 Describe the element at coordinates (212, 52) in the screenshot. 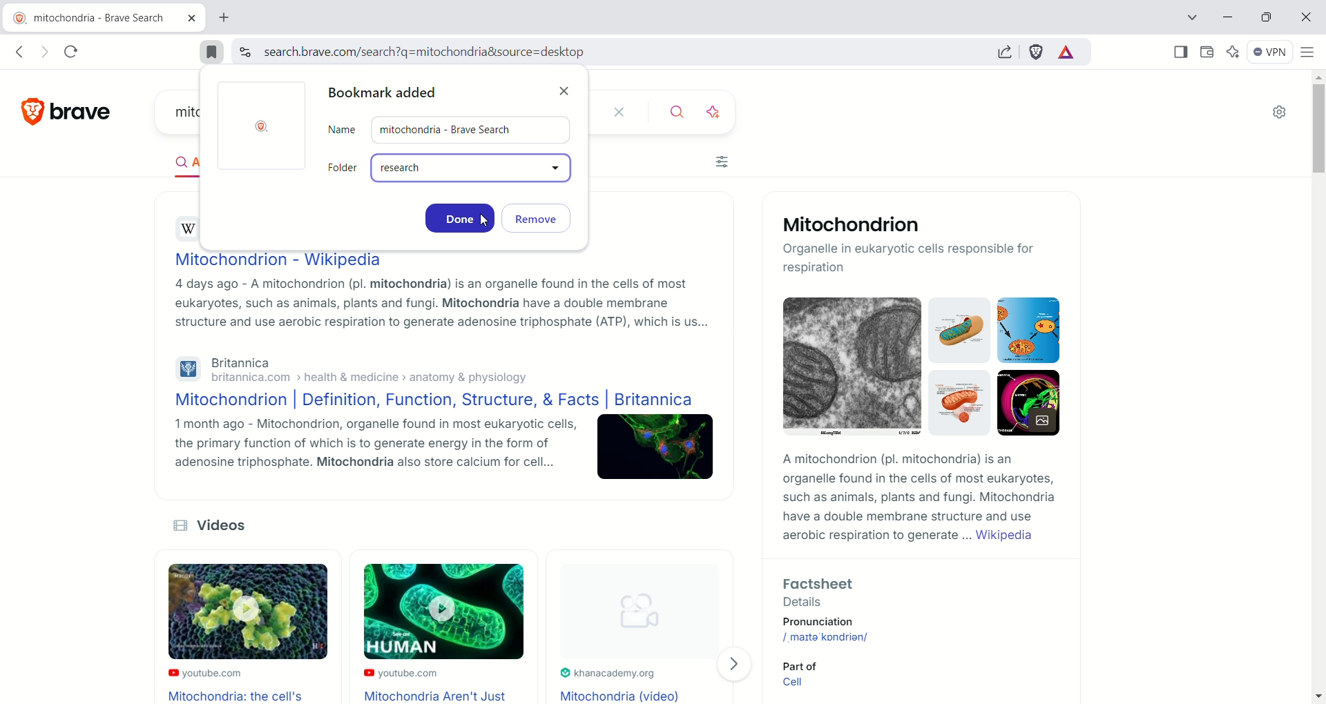

I see `bookmarked` at that location.